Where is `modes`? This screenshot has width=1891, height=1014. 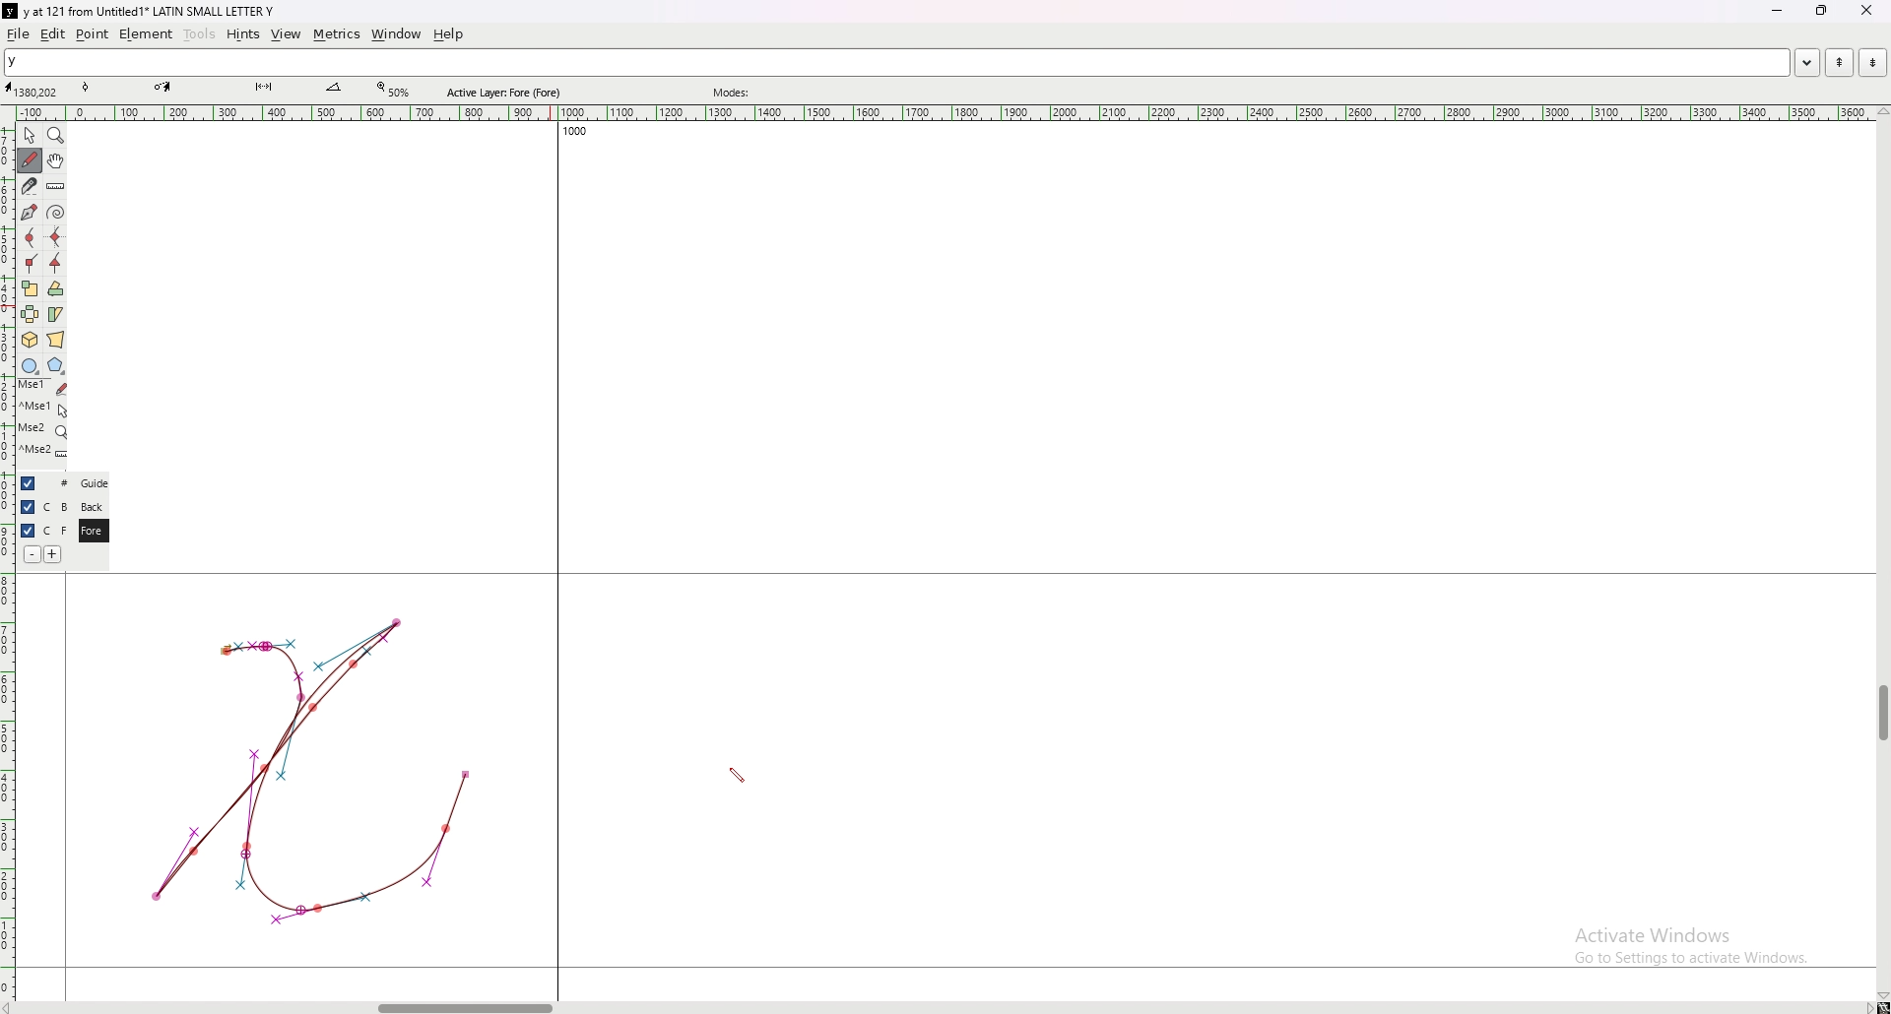
modes is located at coordinates (734, 93).